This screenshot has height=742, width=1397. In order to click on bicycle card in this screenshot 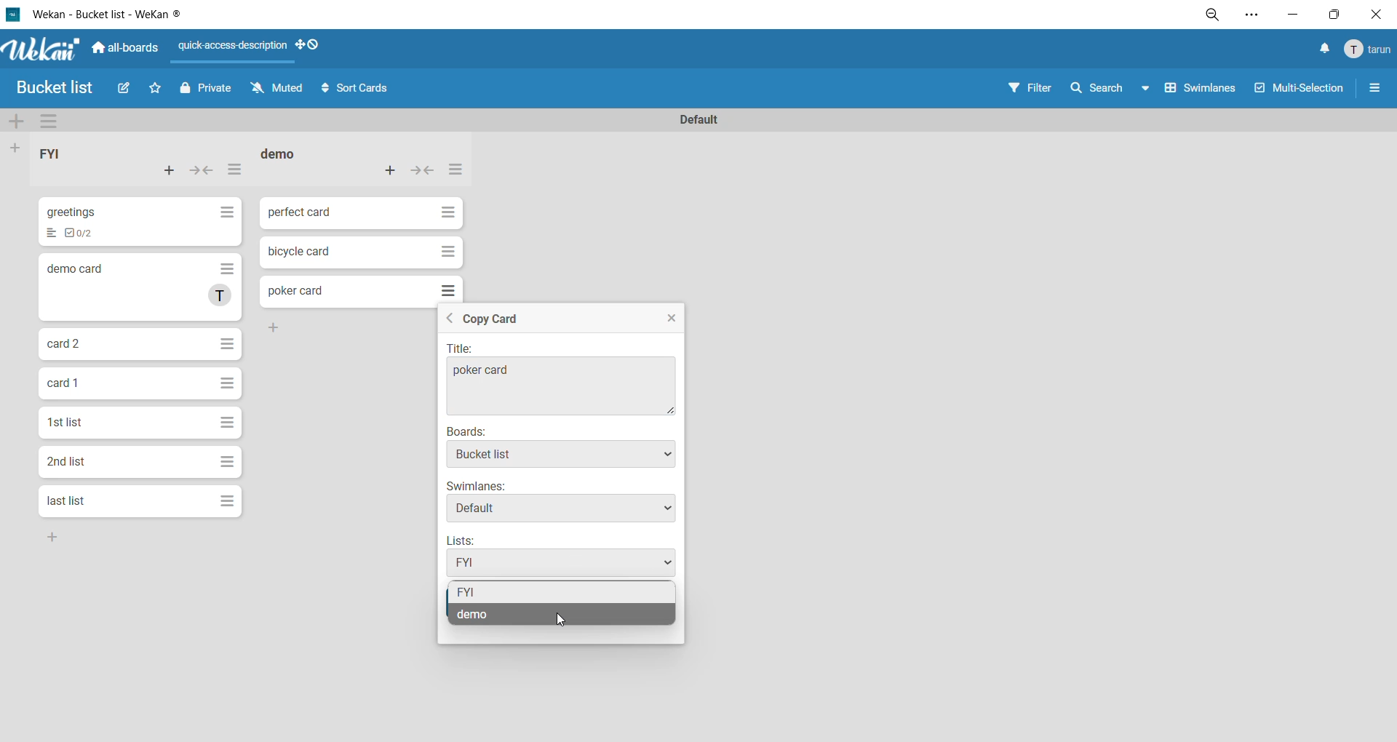, I will do `click(301, 253)`.